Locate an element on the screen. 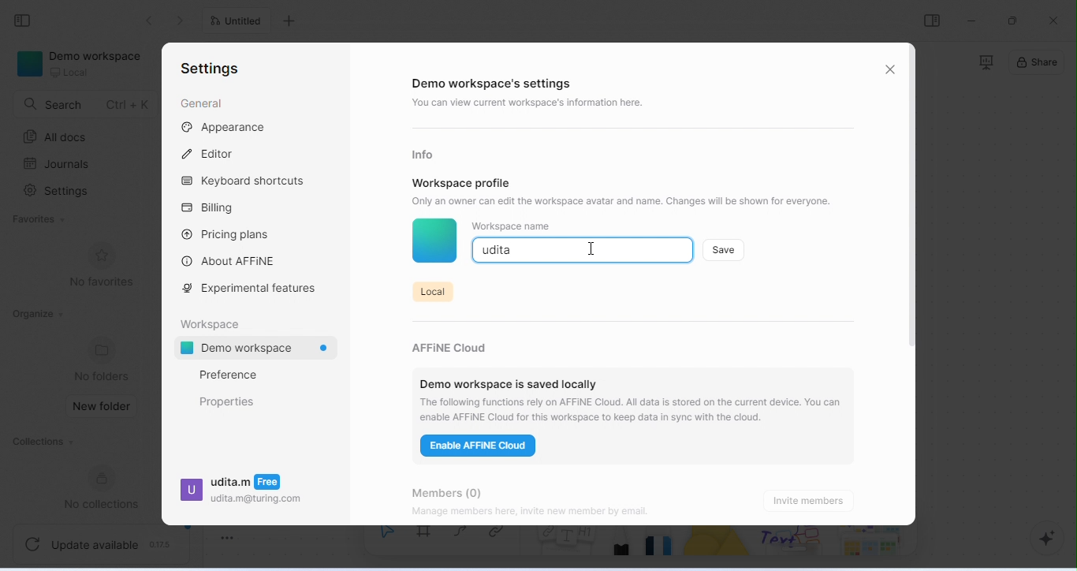 The image size is (1077, 571). keyboard shortcuts is located at coordinates (247, 182).